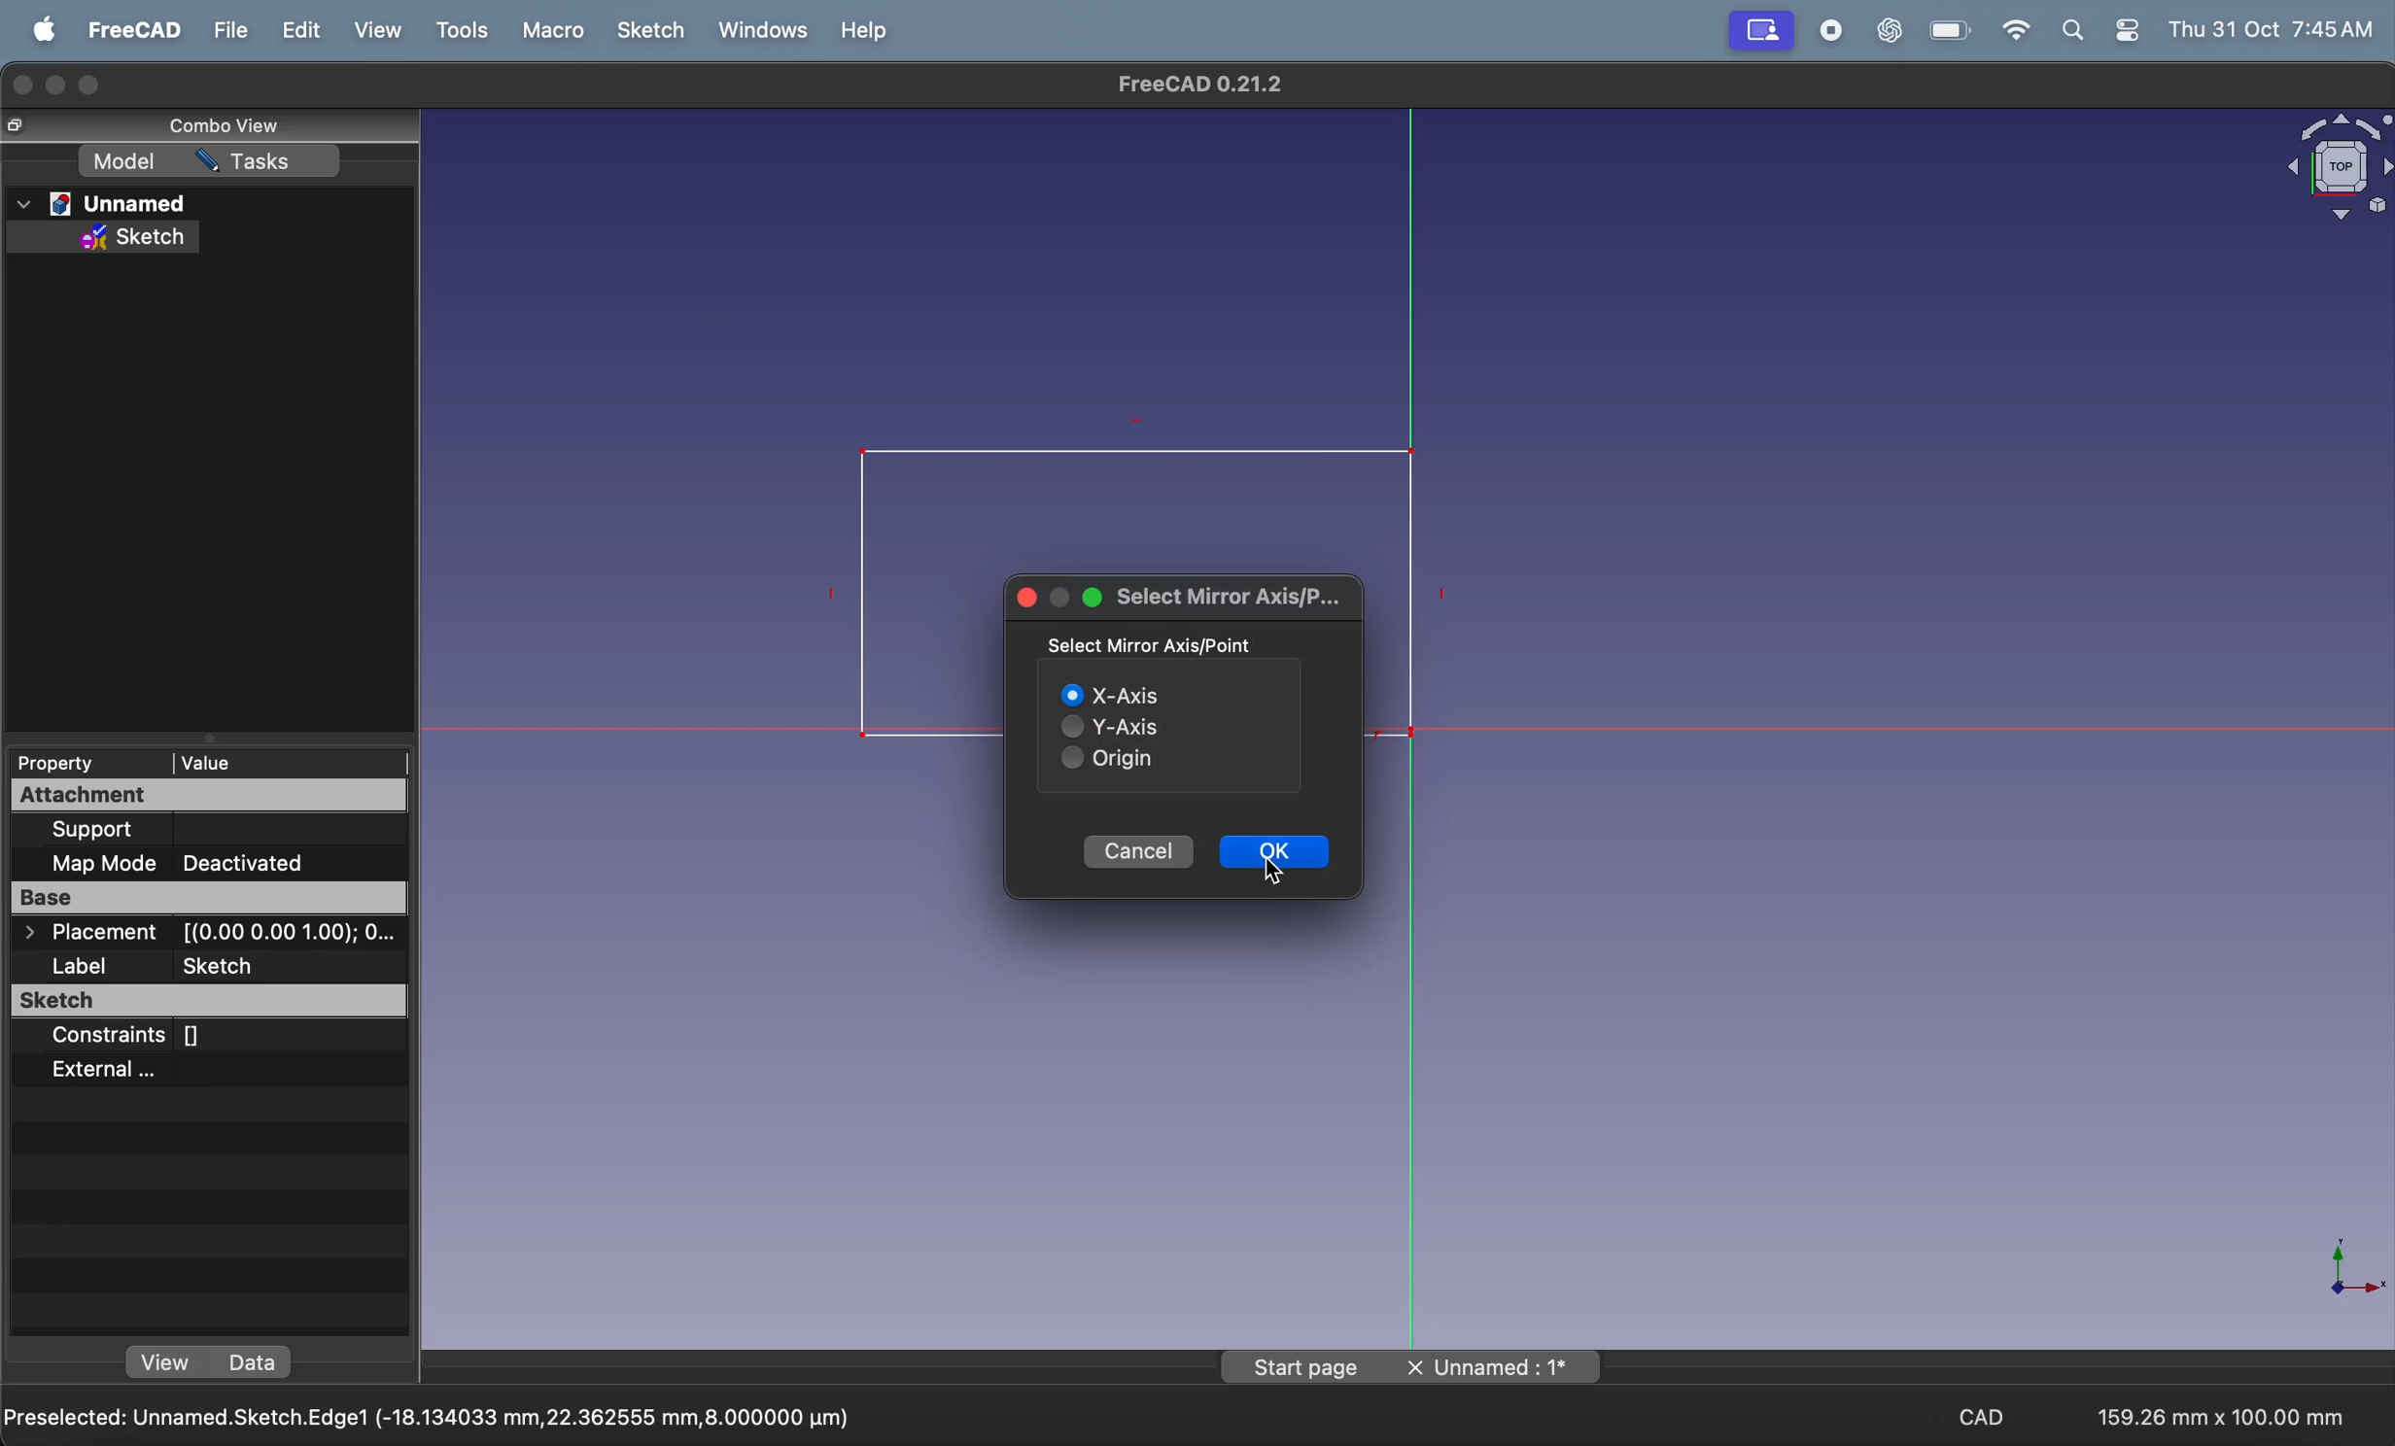 Image resolution: width=2395 pixels, height=1446 pixels. I want to click on minimize, so click(57, 82).